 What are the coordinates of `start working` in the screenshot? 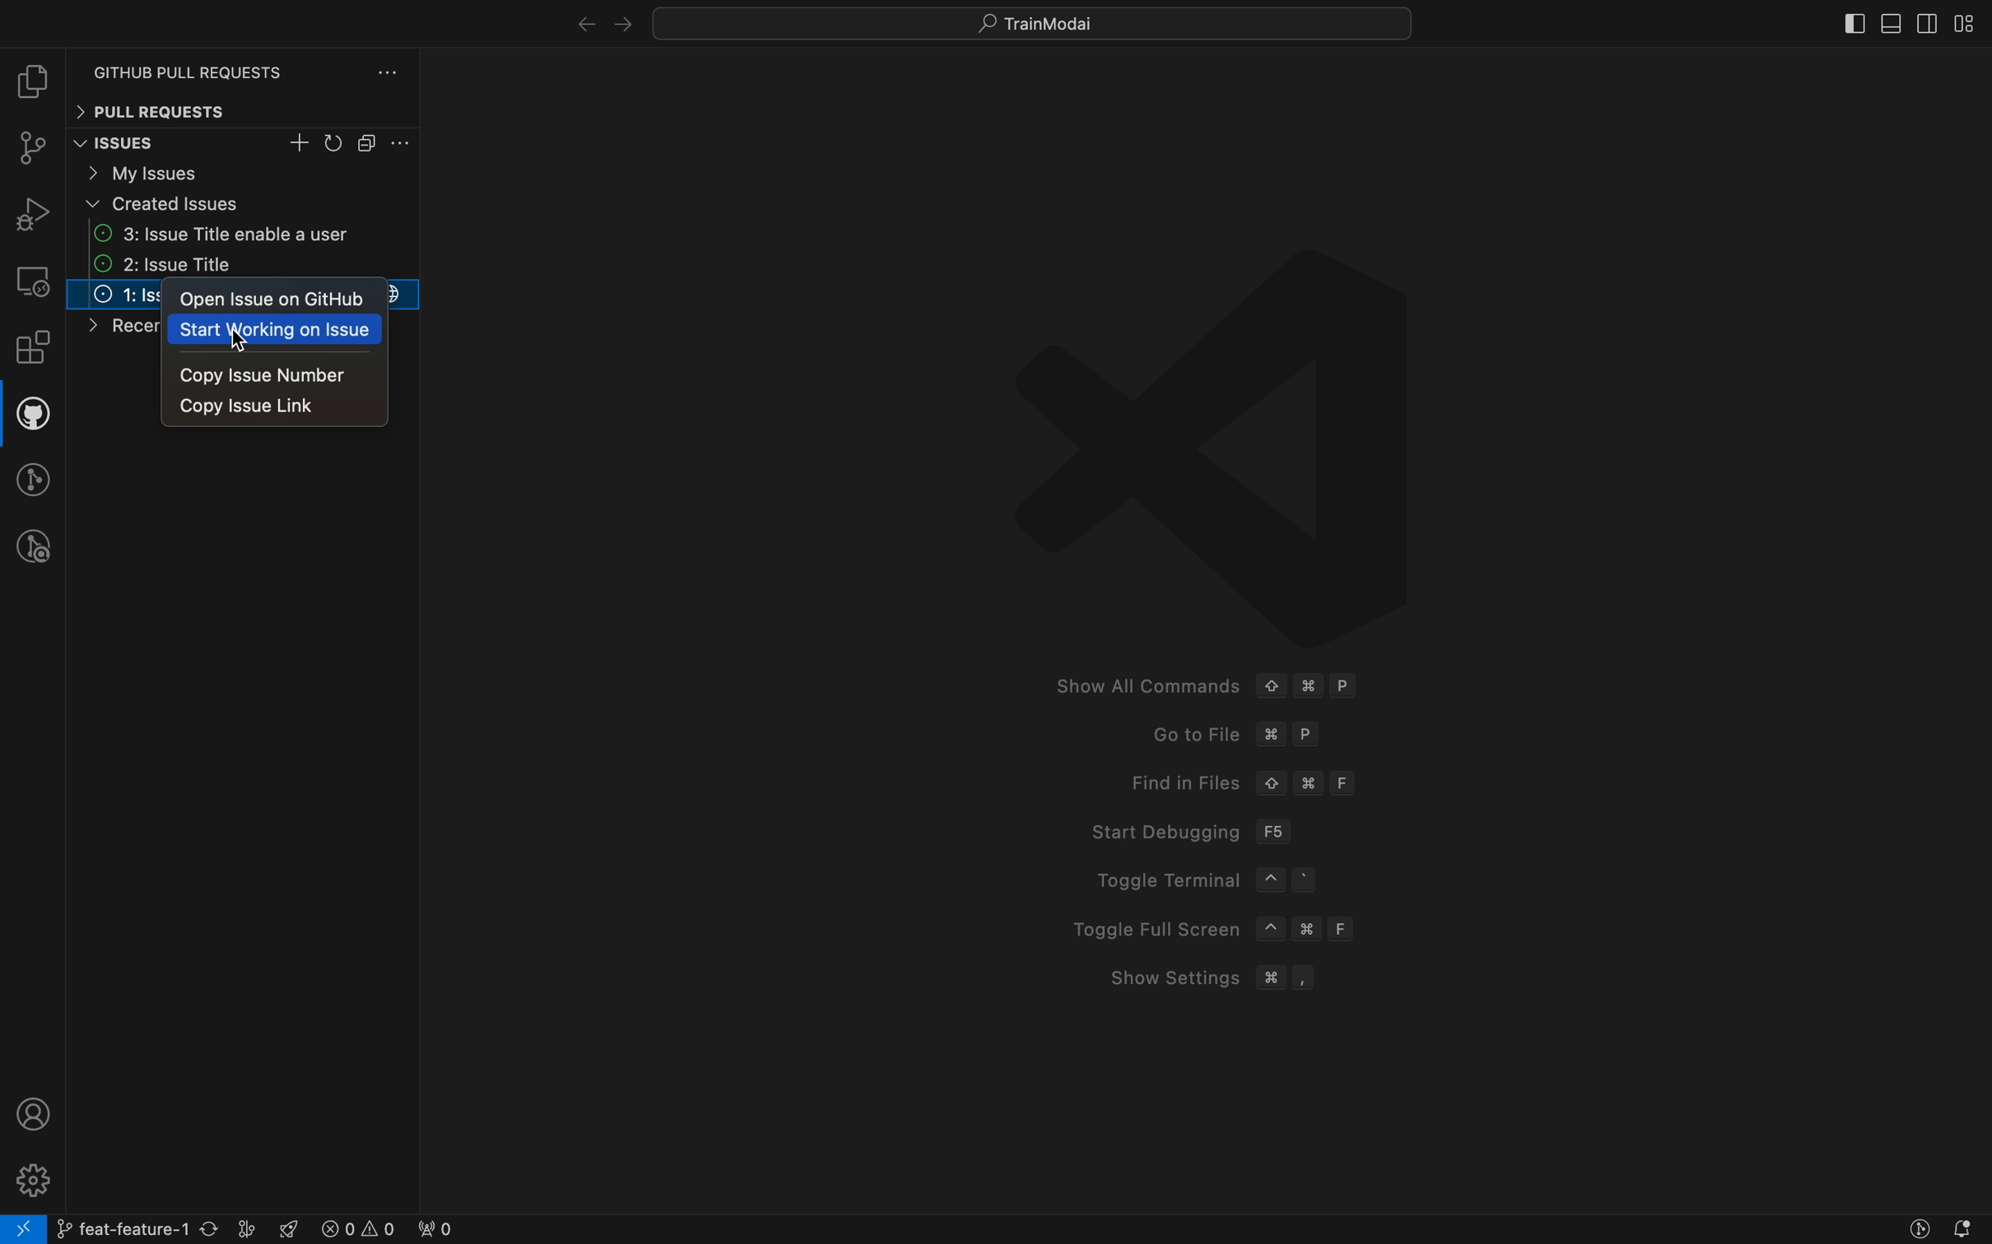 It's located at (278, 331).